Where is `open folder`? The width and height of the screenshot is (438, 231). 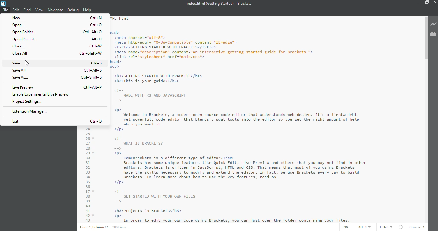 open folder is located at coordinates (26, 32).